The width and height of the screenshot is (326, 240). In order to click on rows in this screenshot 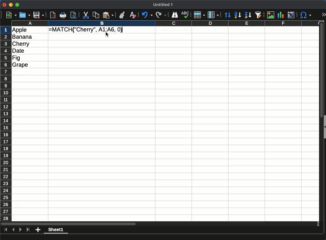, I will do `click(6, 124)`.